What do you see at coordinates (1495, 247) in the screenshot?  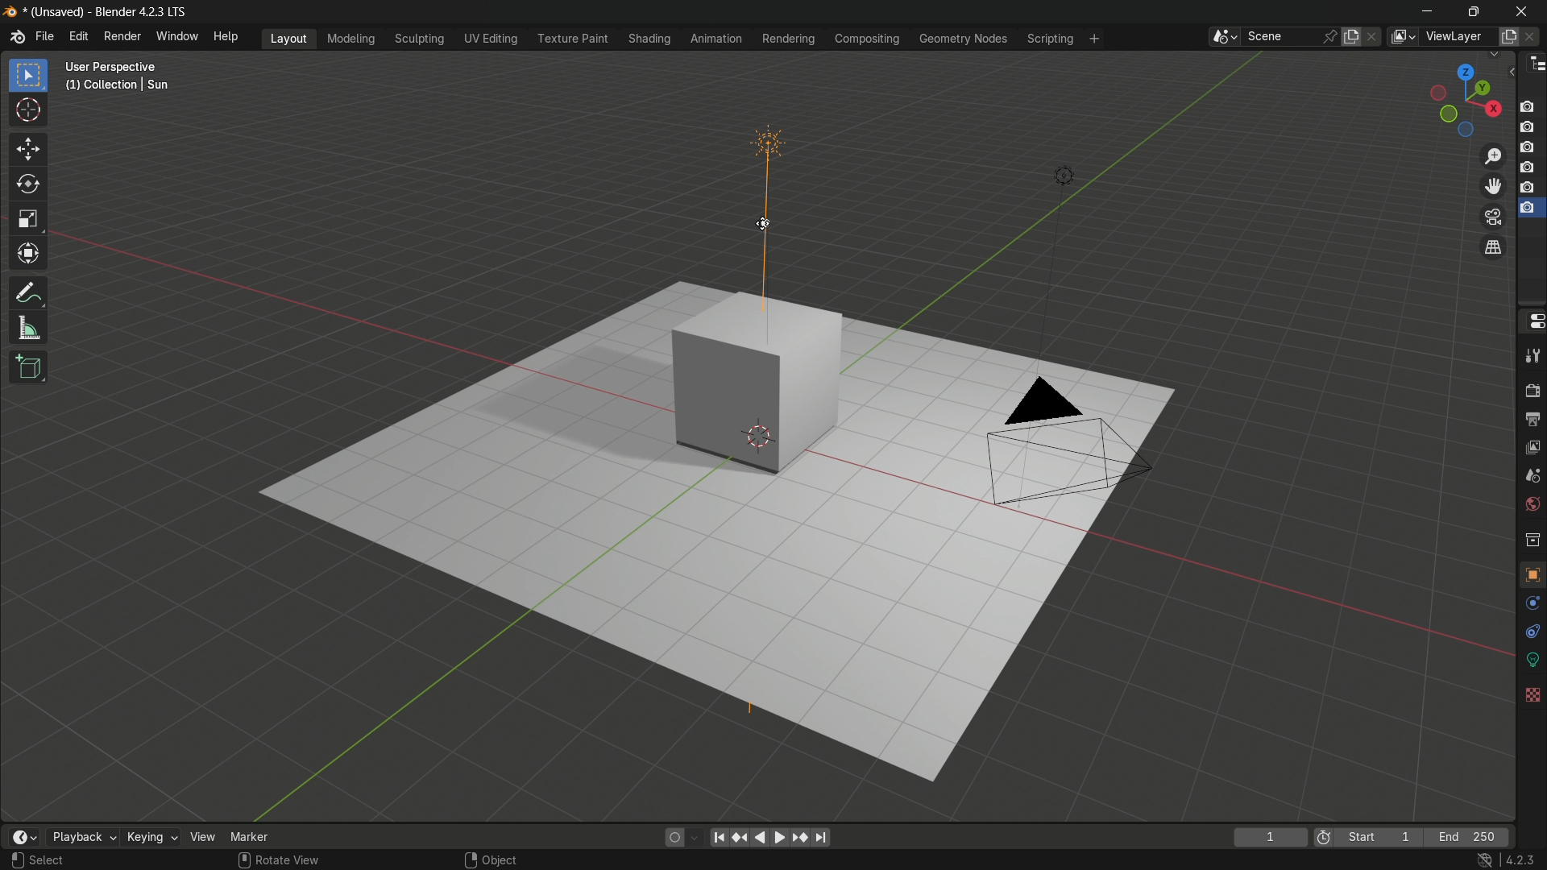 I see `switch current view` at bounding box center [1495, 247].